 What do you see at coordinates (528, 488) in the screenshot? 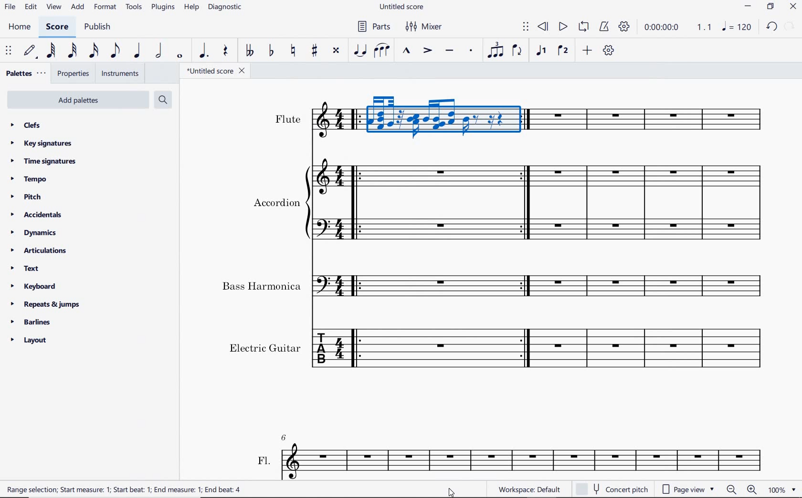
I see `workspace:default` at bounding box center [528, 488].